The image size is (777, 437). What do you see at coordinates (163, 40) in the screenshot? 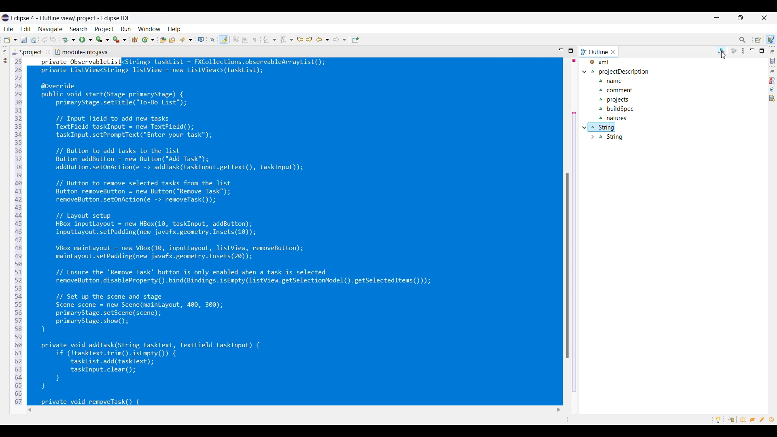
I see `Open type` at bounding box center [163, 40].